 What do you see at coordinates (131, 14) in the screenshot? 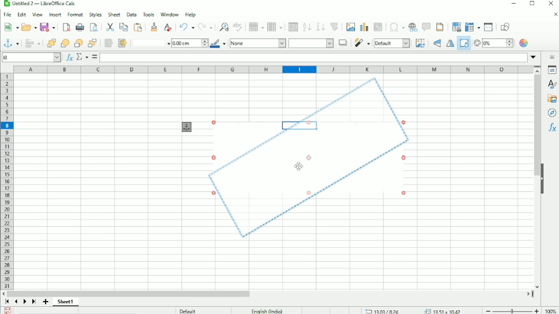
I see `Data` at bounding box center [131, 14].